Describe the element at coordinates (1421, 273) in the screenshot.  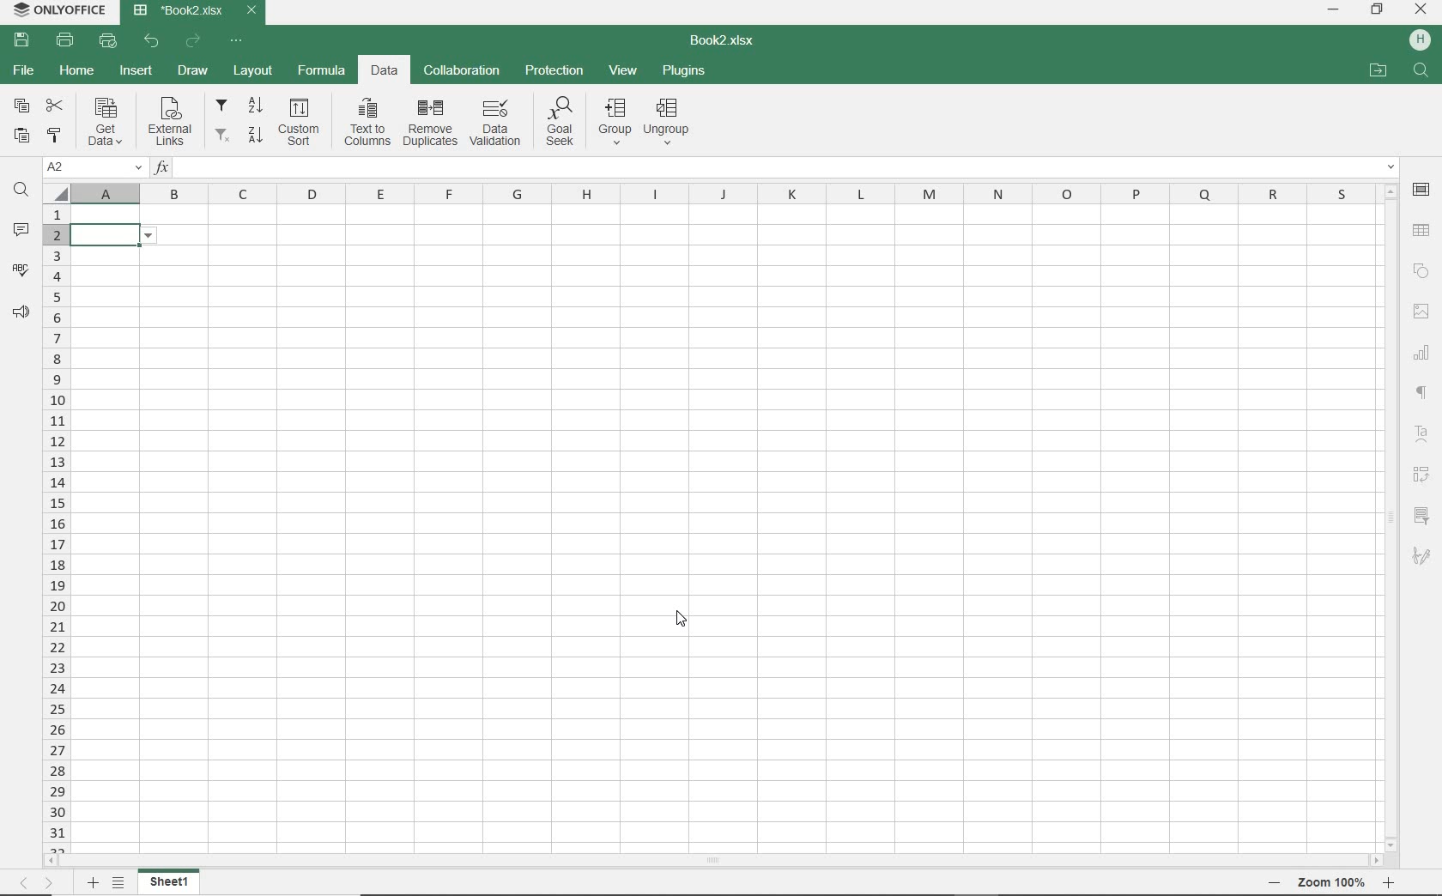
I see `SHAPE` at that location.